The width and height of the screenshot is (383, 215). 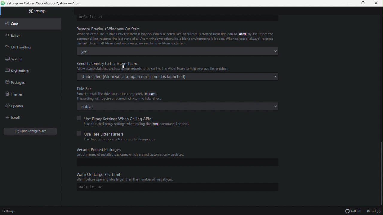 What do you see at coordinates (19, 70) in the screenshot?
I see `key bindings` at bounding box center [19, 70].